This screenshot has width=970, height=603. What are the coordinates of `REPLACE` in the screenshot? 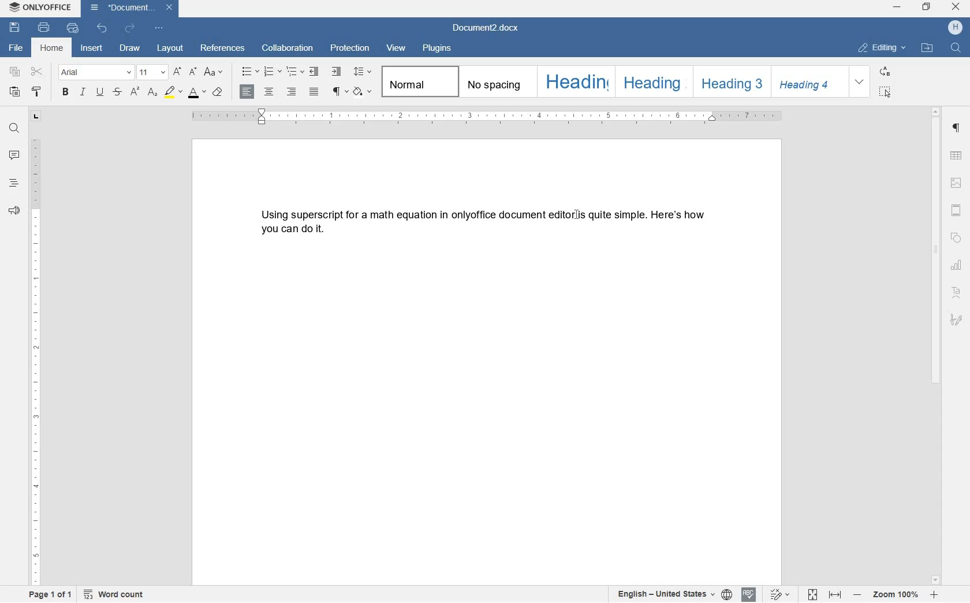 It's located at (885, 72).